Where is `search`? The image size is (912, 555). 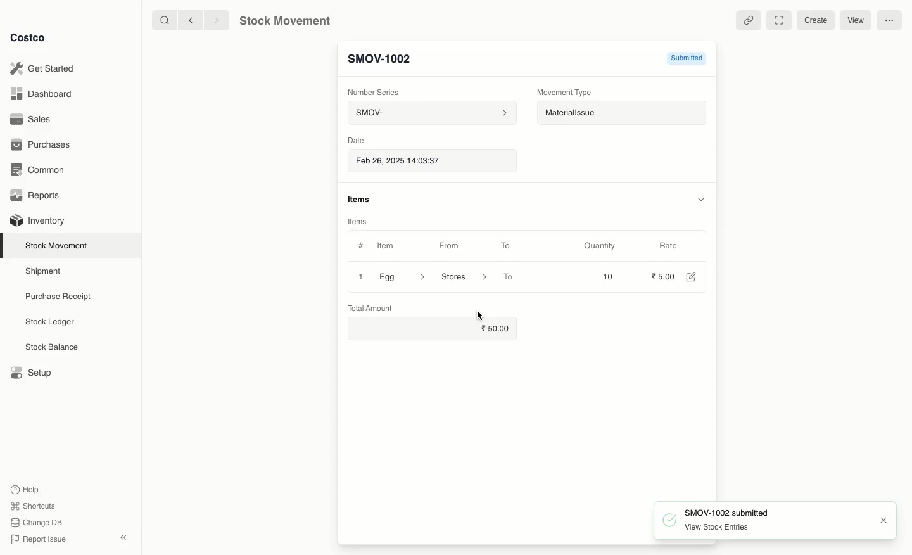
search is located at coordinates (166, 21).